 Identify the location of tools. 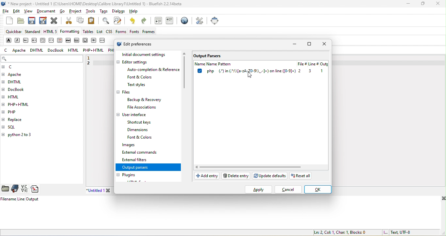
(90, 11).